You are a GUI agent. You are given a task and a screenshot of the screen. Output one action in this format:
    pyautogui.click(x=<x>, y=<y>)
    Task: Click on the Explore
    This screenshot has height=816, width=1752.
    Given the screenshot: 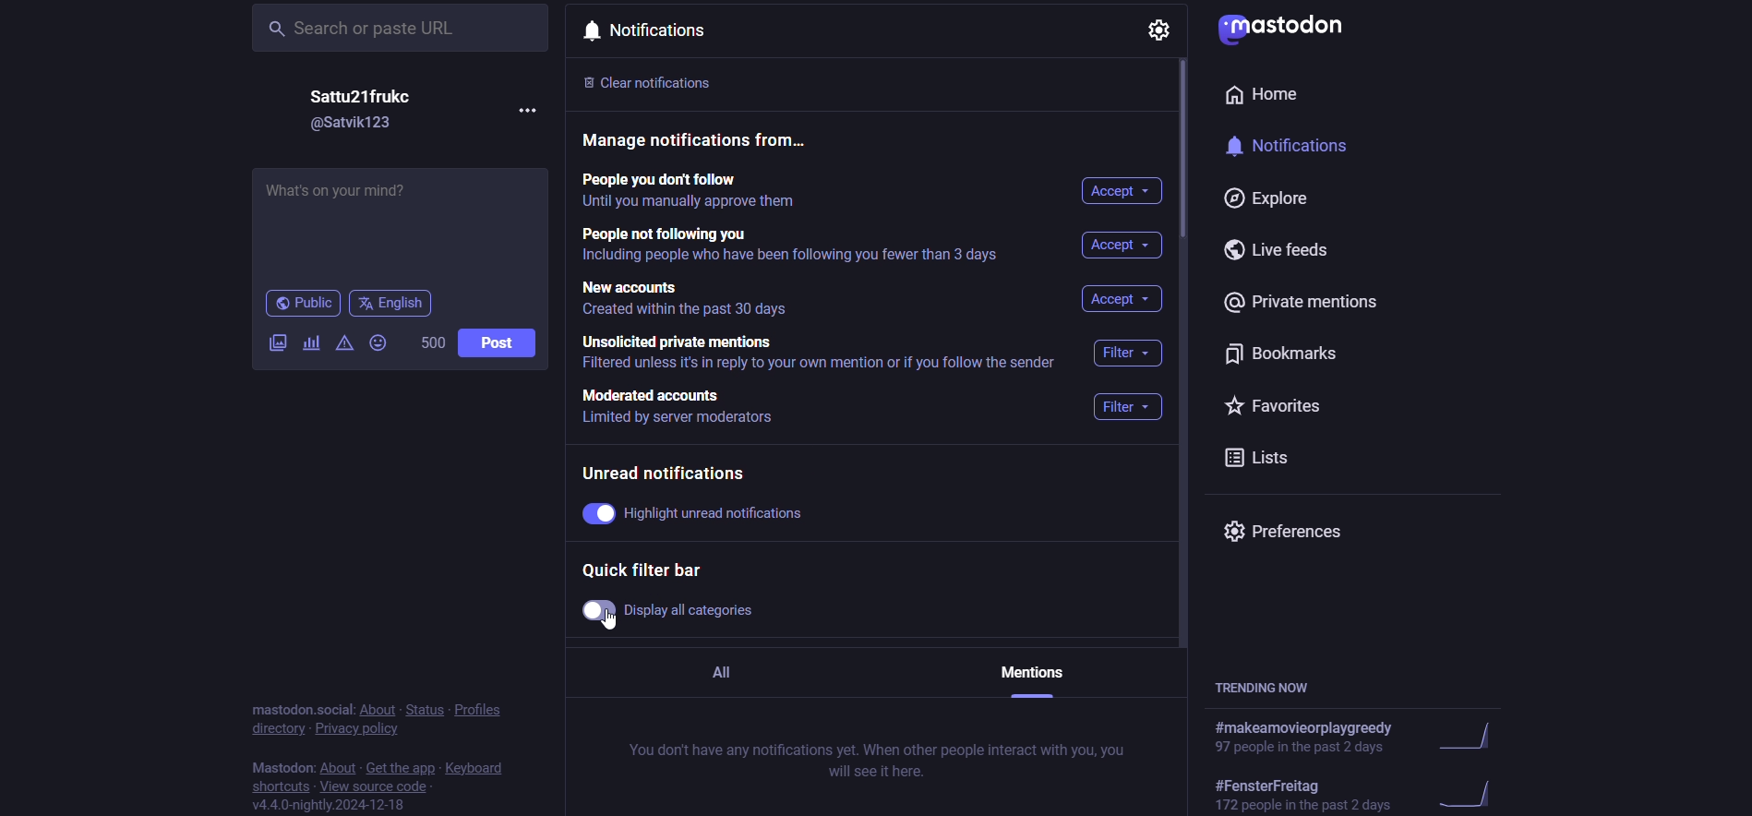 What is the action you would take?
    pyautogui.click(x=1266, y=198)
    